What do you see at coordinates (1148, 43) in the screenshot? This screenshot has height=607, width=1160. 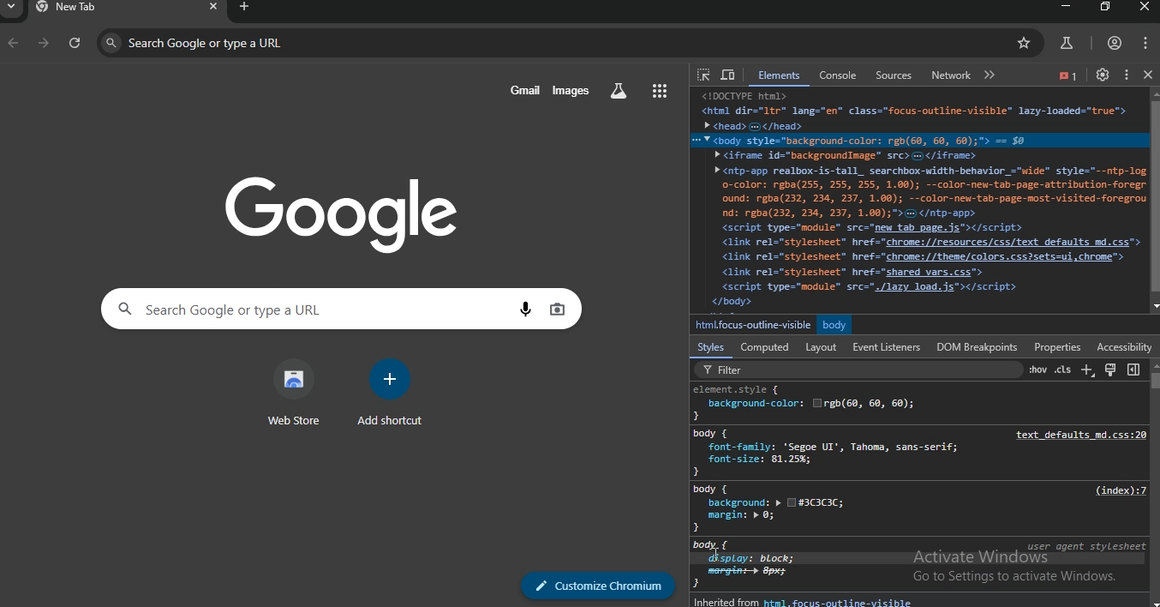 I see `manage account settings` at bounding box center [1148, 43].